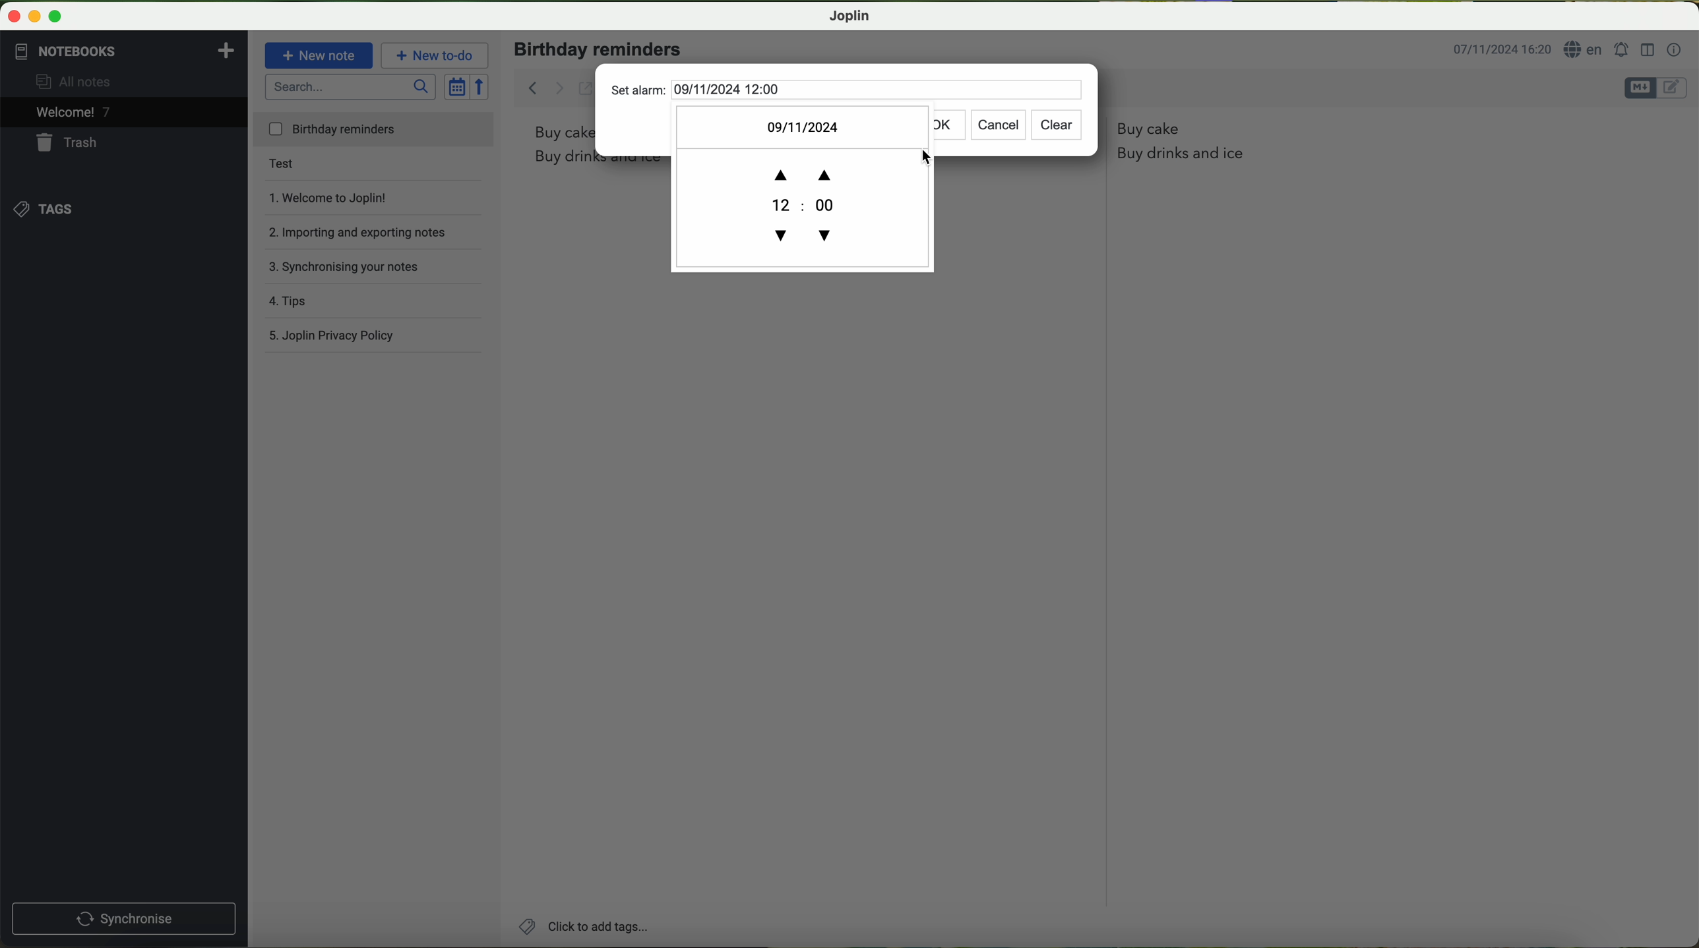 This screenshot has height=948, width=1699. What do you see at coordinates (375, 131) in the screenshot?
I see `birthday reminders file` at bounding box center [375, 131].